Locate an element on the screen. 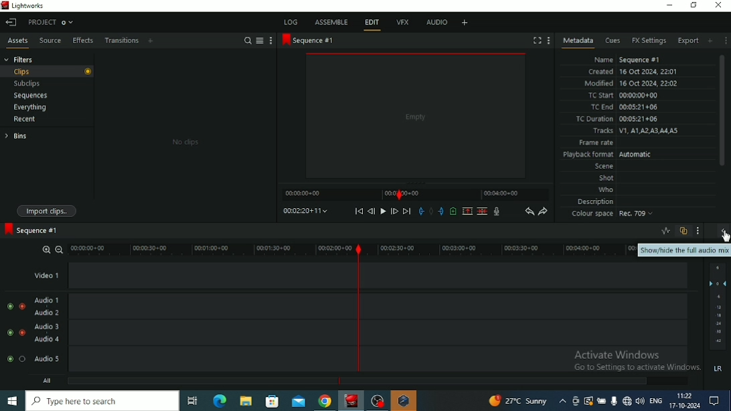  Solo this track is located at coordinates (22, 359).